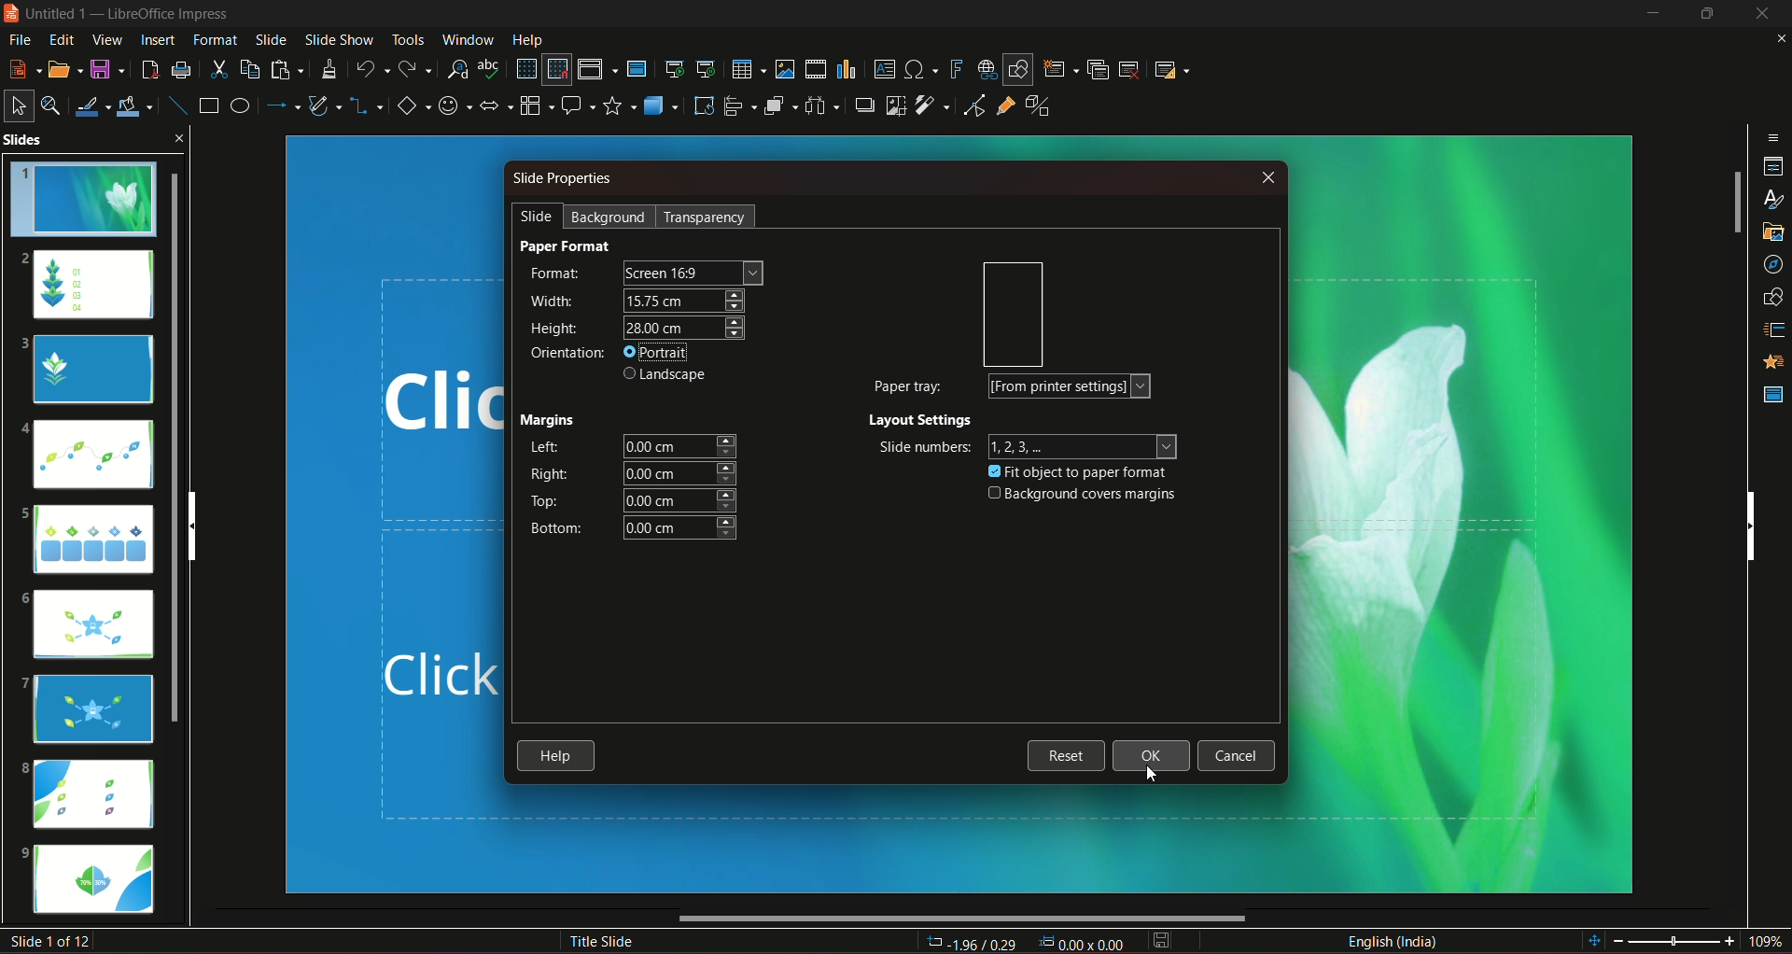 The image size is (1792, 954). Describe the element at coordinates (138, 104) in the screenshot. I see `fill color` at that location.